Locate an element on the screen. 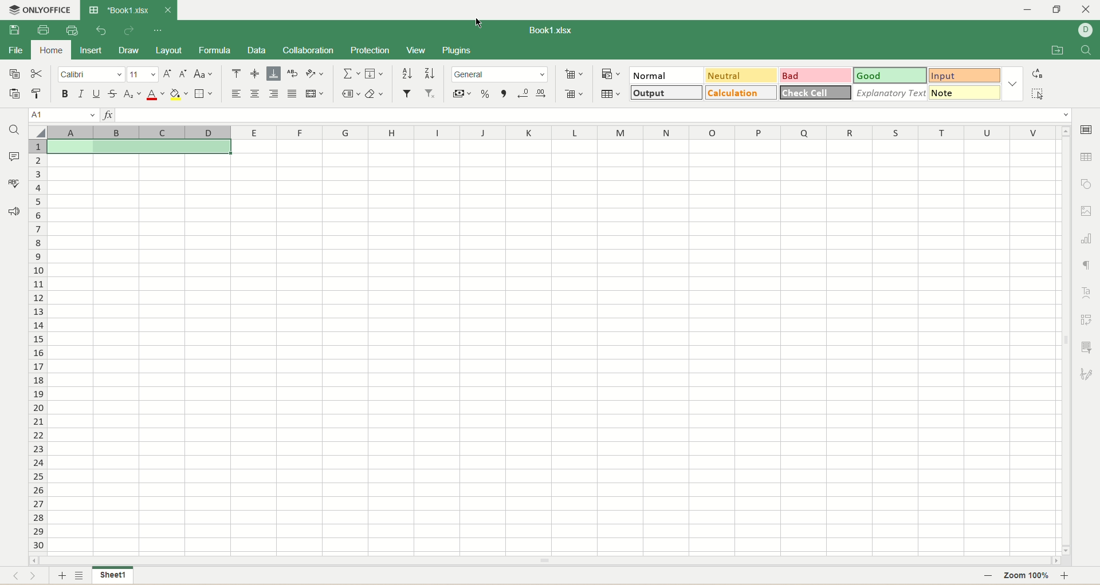  next is located at coordinates (38, 577).